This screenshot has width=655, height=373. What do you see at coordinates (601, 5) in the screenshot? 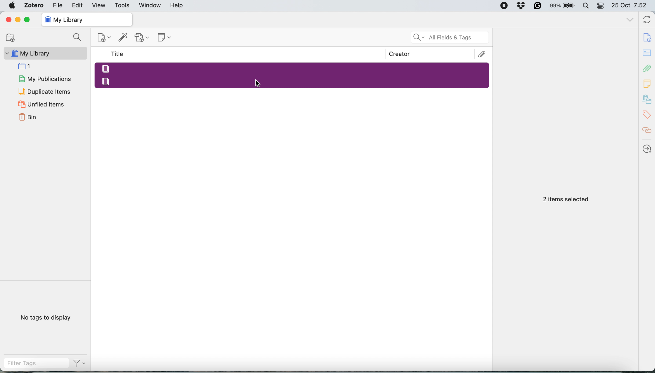
I see `Control Centre` at bounding box center [601, 5].